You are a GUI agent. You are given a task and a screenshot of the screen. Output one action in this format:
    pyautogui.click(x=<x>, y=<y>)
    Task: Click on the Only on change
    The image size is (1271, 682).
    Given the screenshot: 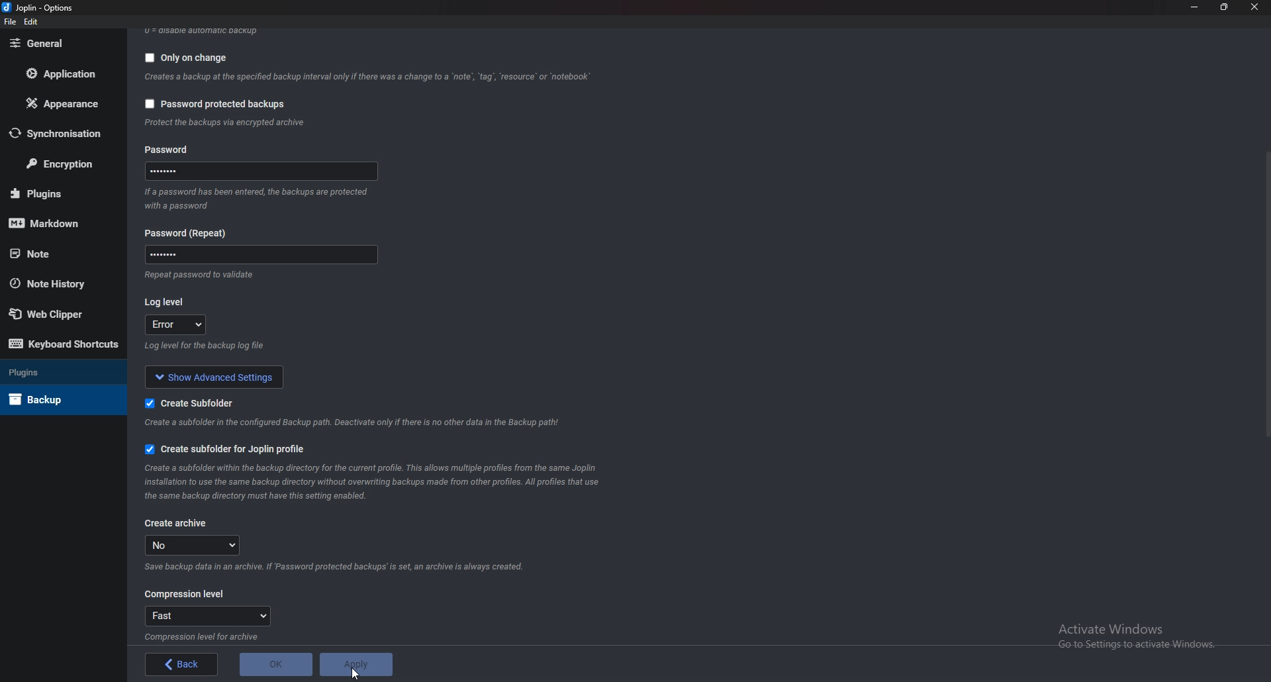 What is the action you would take?
    pyautogui.click(x=182, y=60)
    